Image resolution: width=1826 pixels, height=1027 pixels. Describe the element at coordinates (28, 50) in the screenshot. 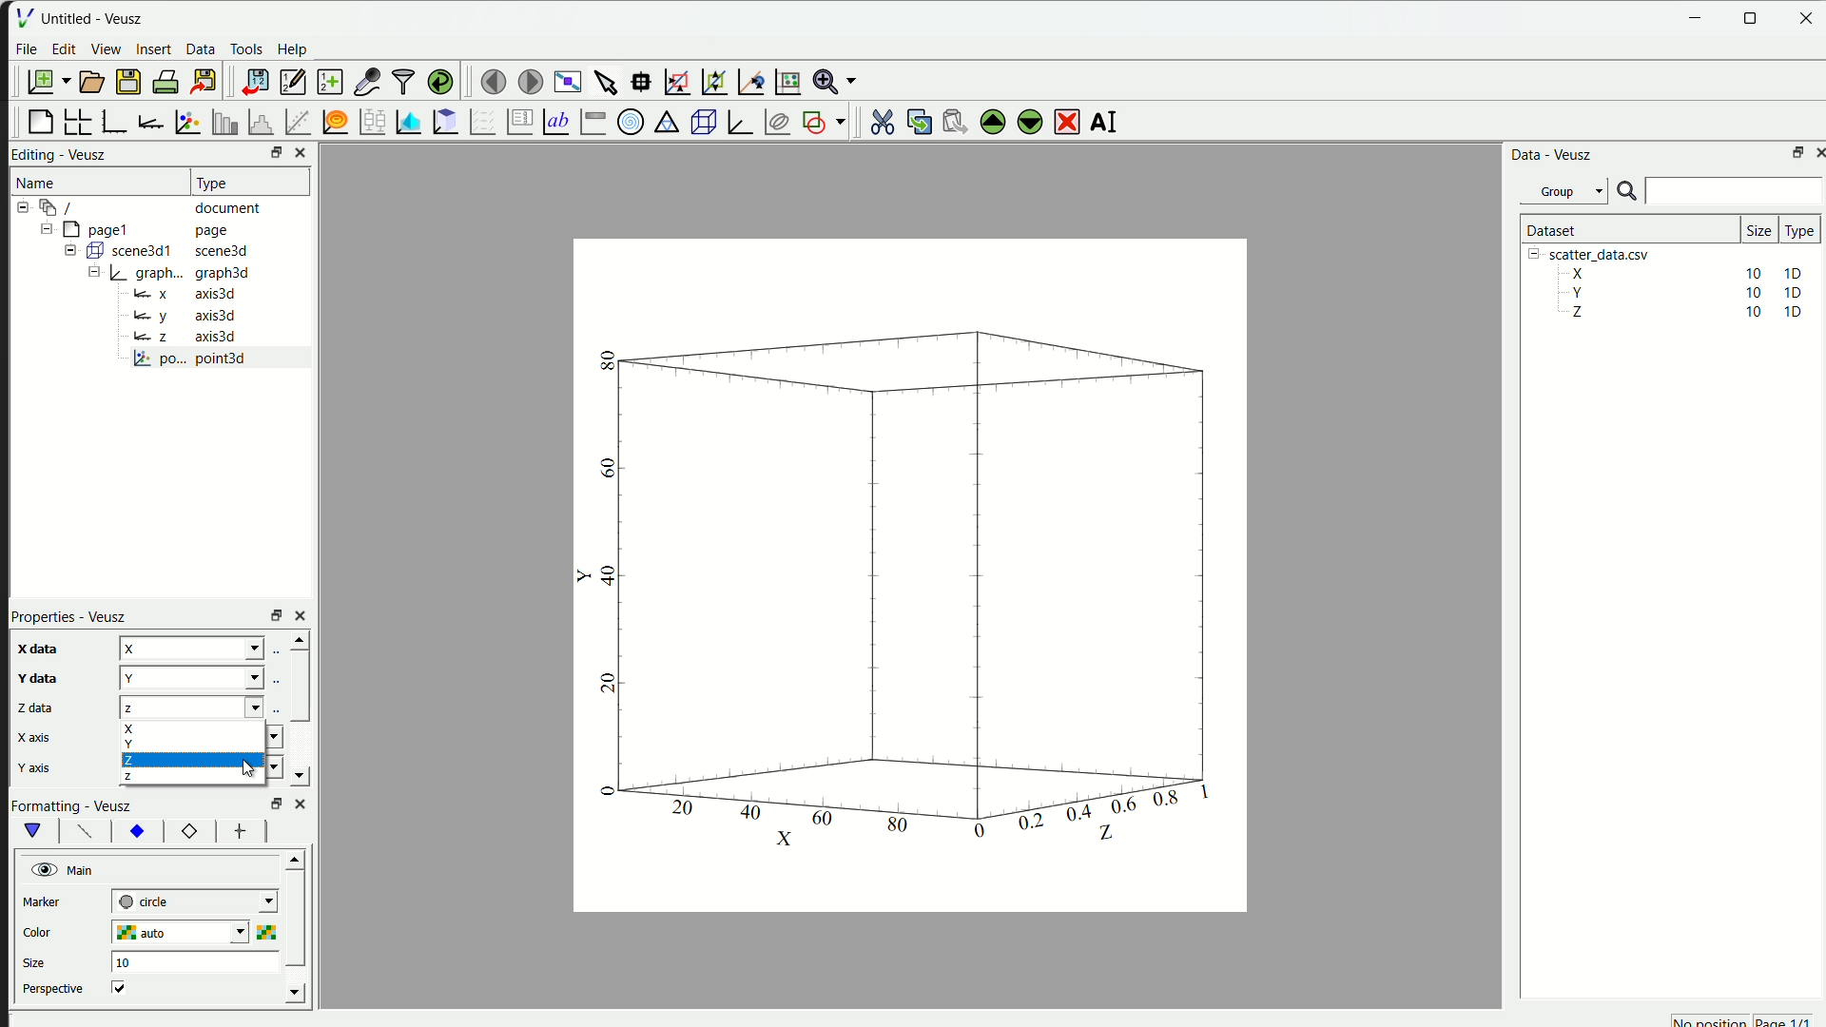

I see `File` at that location.